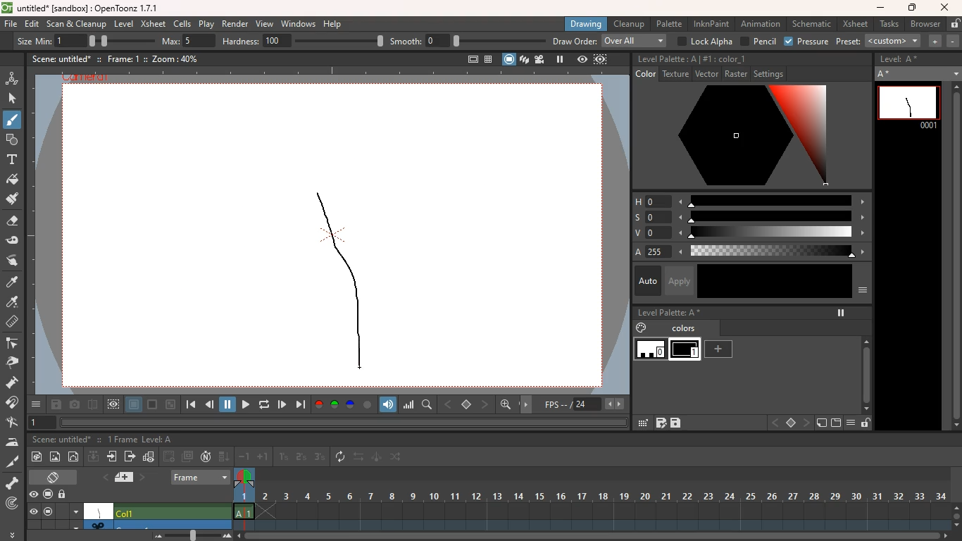 This screenshot has width=962, height=541. I want to click on full screen, so click(467, 58).